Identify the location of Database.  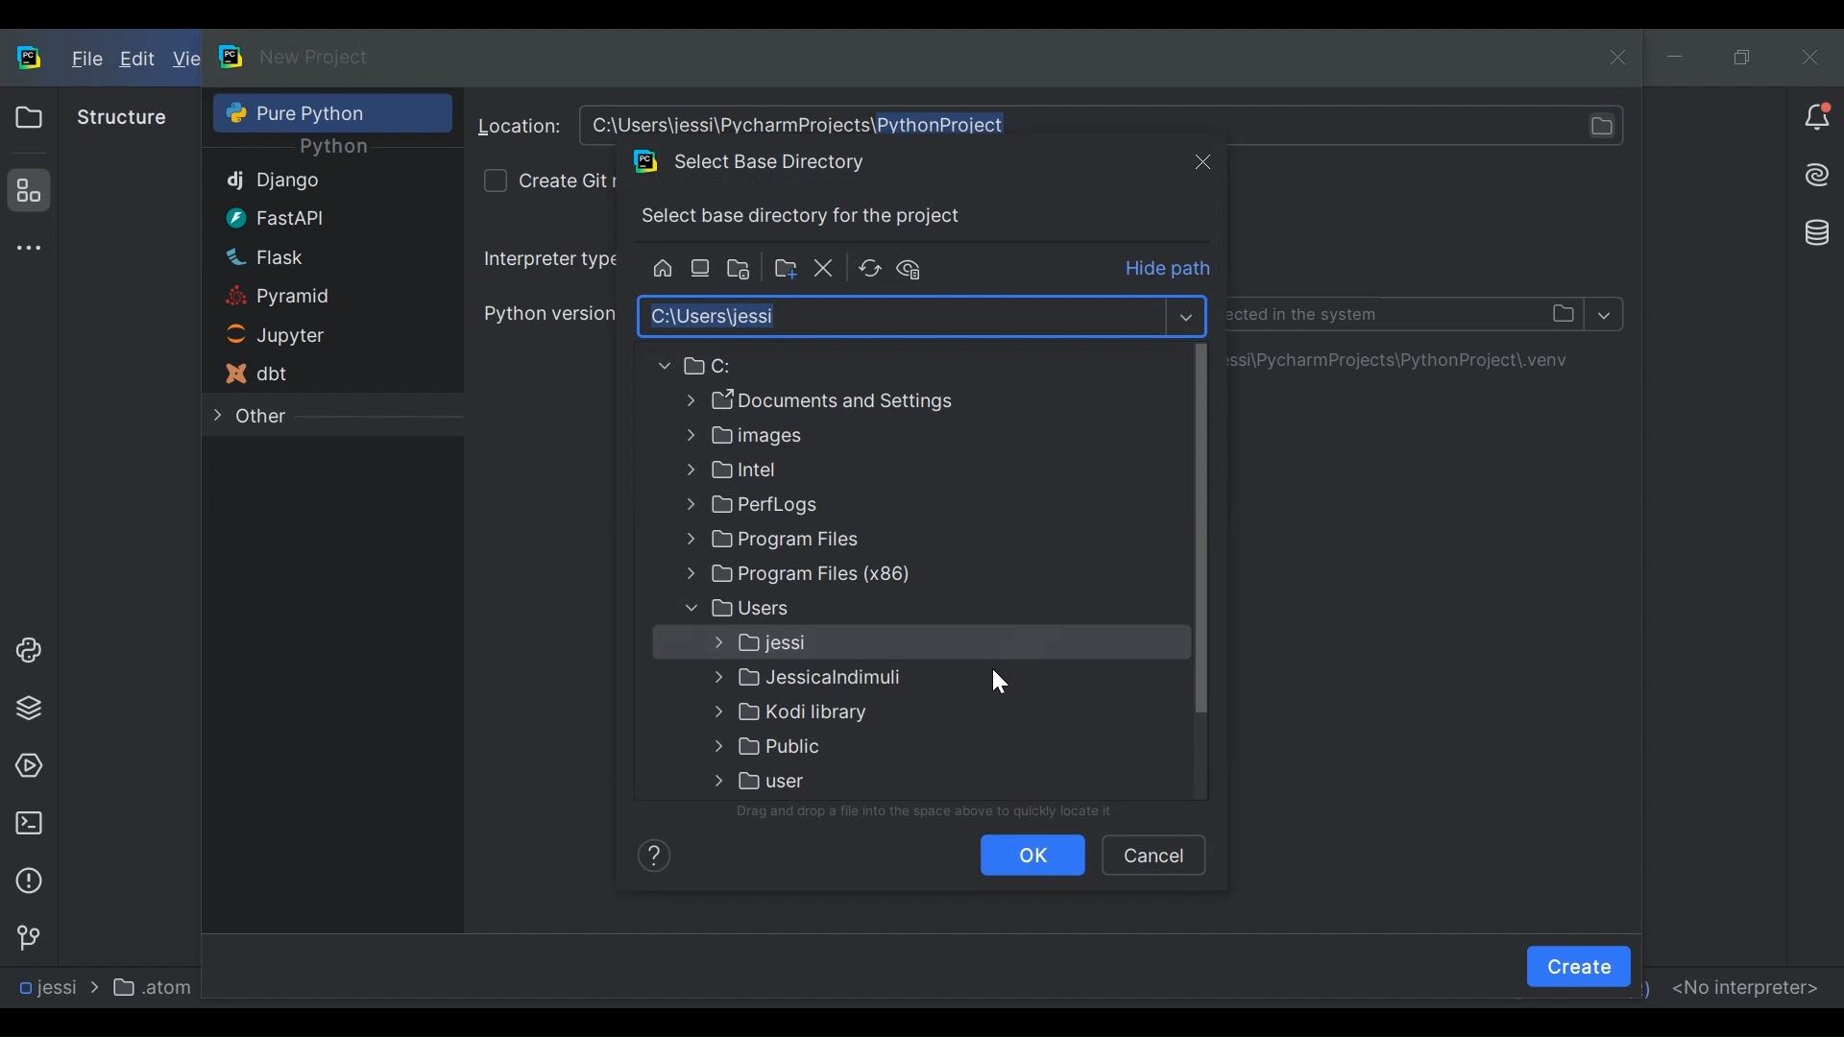
(1812, 230).